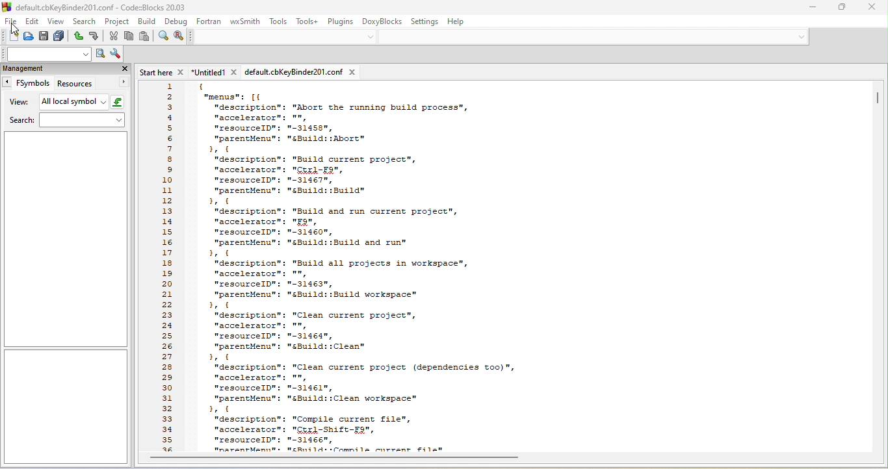  What do you see at coordinates (177, 21) in the screenshot?
I see `debug` at bounding box center [177, 21].